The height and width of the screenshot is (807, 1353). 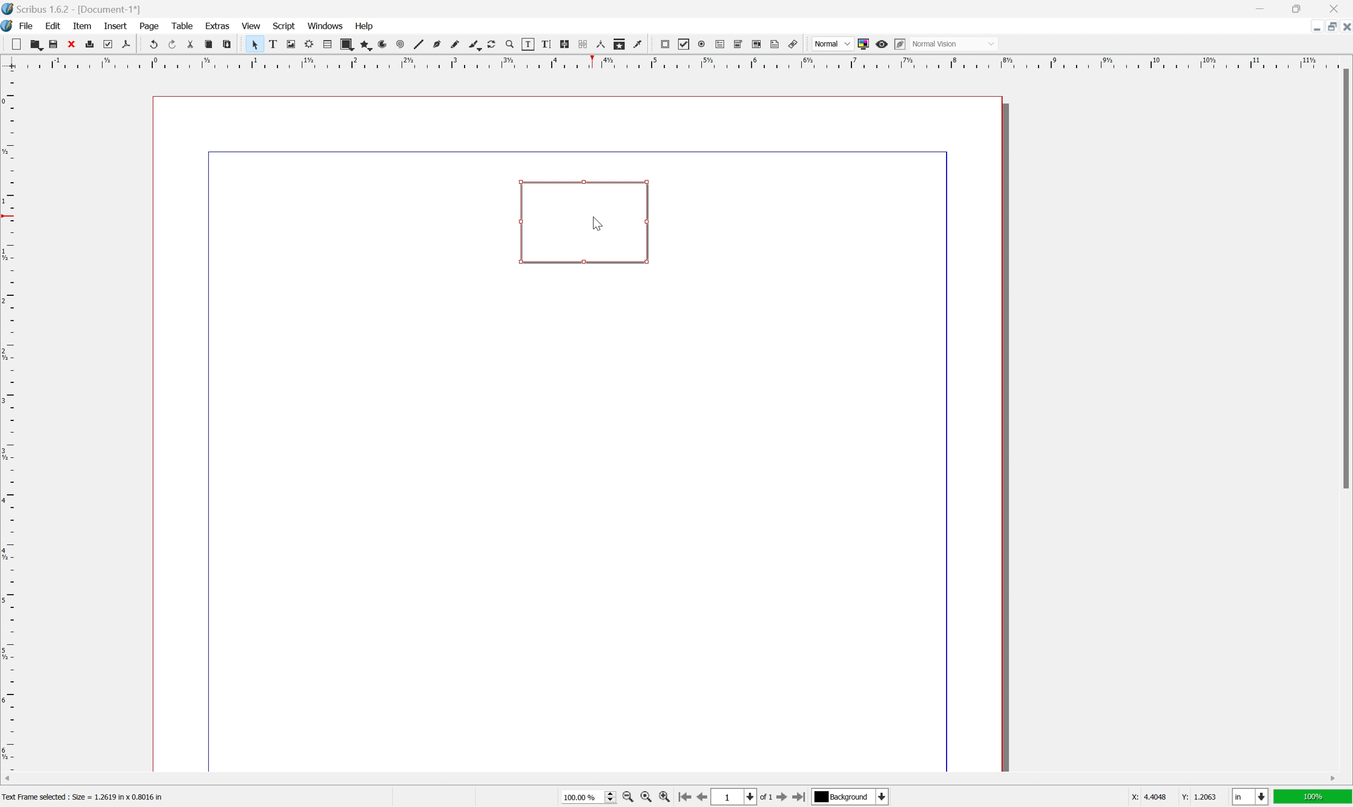 What do you see at coordinates (1264, 8) in the screenshot?
I see `minimize` at bounding box center [1264, 8].